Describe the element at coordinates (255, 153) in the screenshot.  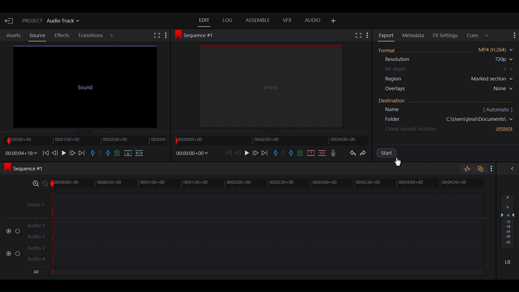
I see `Nudge one frame forward` at that location.